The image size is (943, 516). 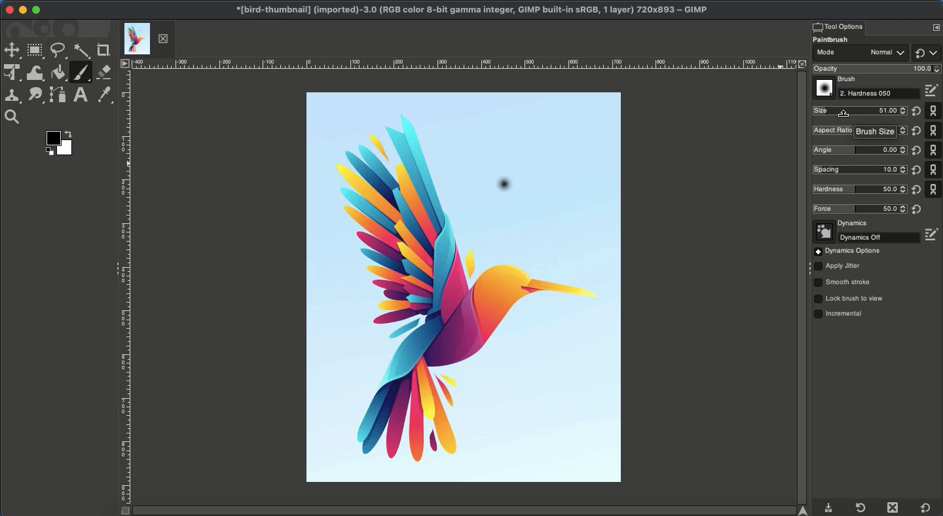 I want to click on Path, so click(x=58, y=96).